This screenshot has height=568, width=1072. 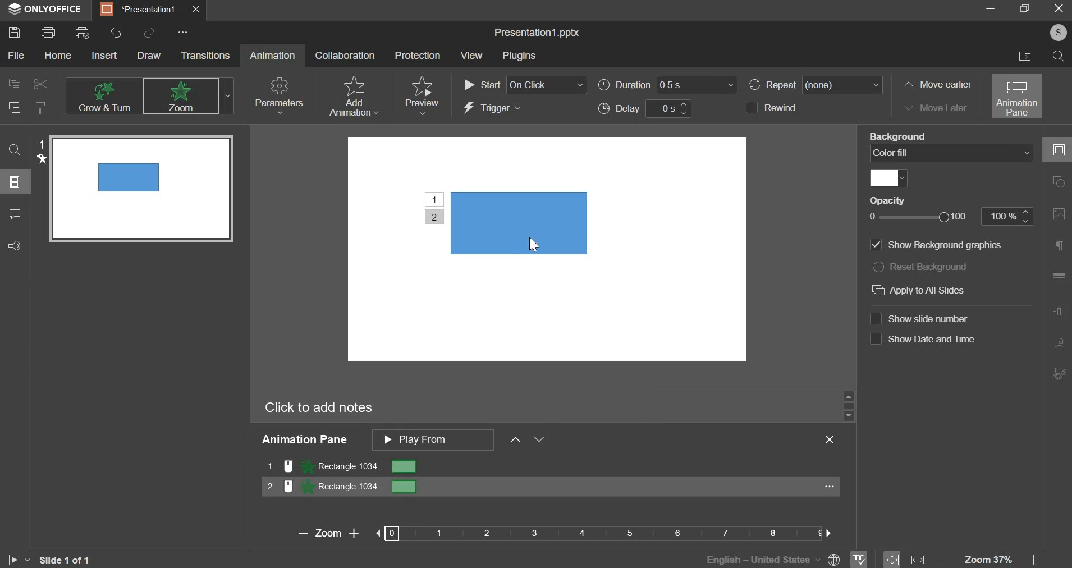 What do you see at coordinates (832, 441) in the screenshot?
I see `Close` at bounding box center [832, 441].